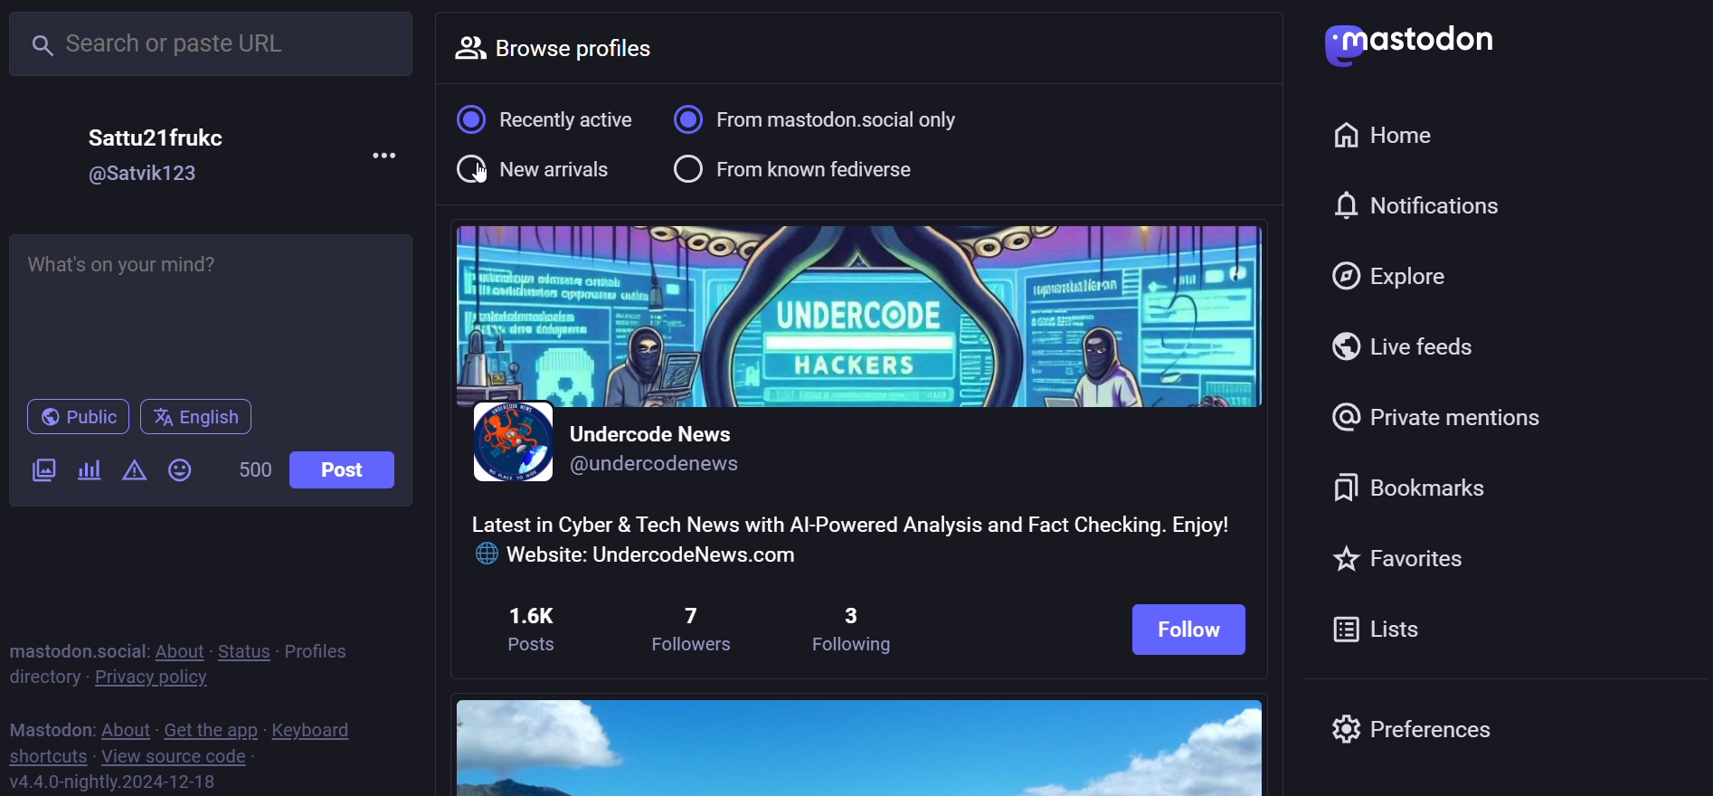  I want to click on bookmark, so click(1420, 490).